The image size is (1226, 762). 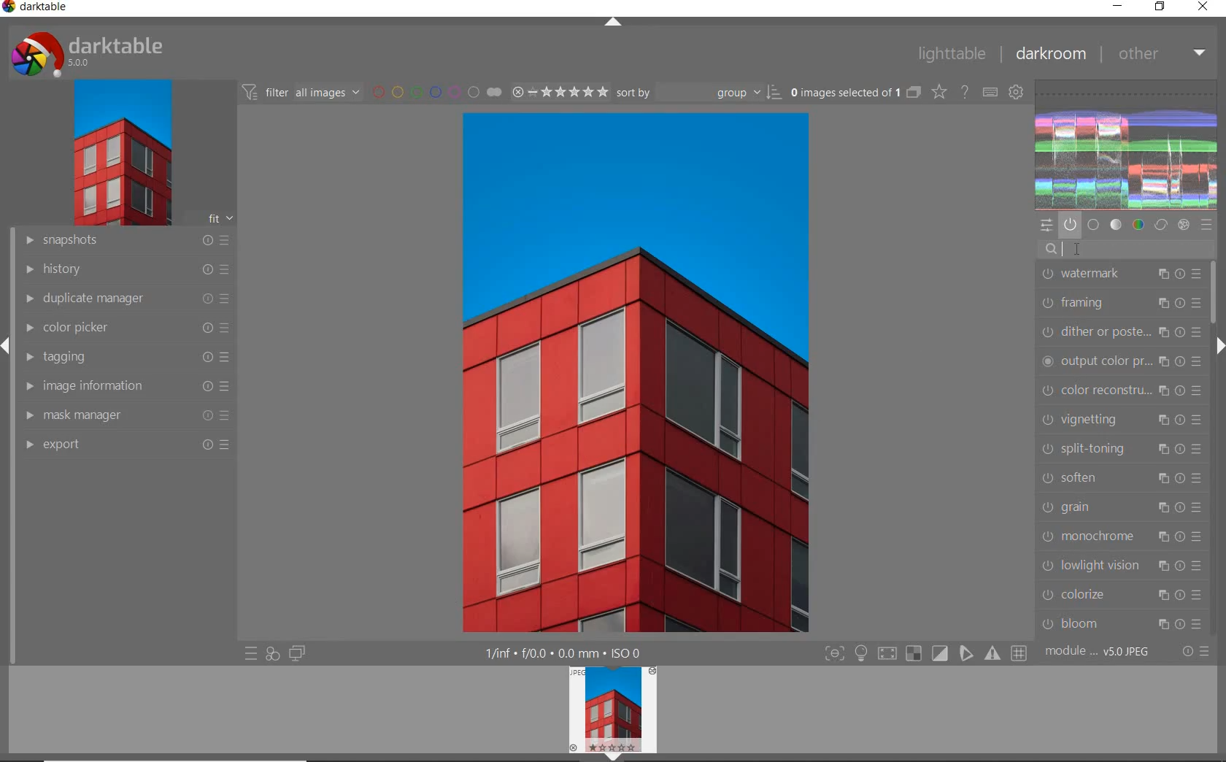 What do you see at coordinates (1160, 226) in the screenshot?
I see `correct ` at bounding box center [1160, 226].